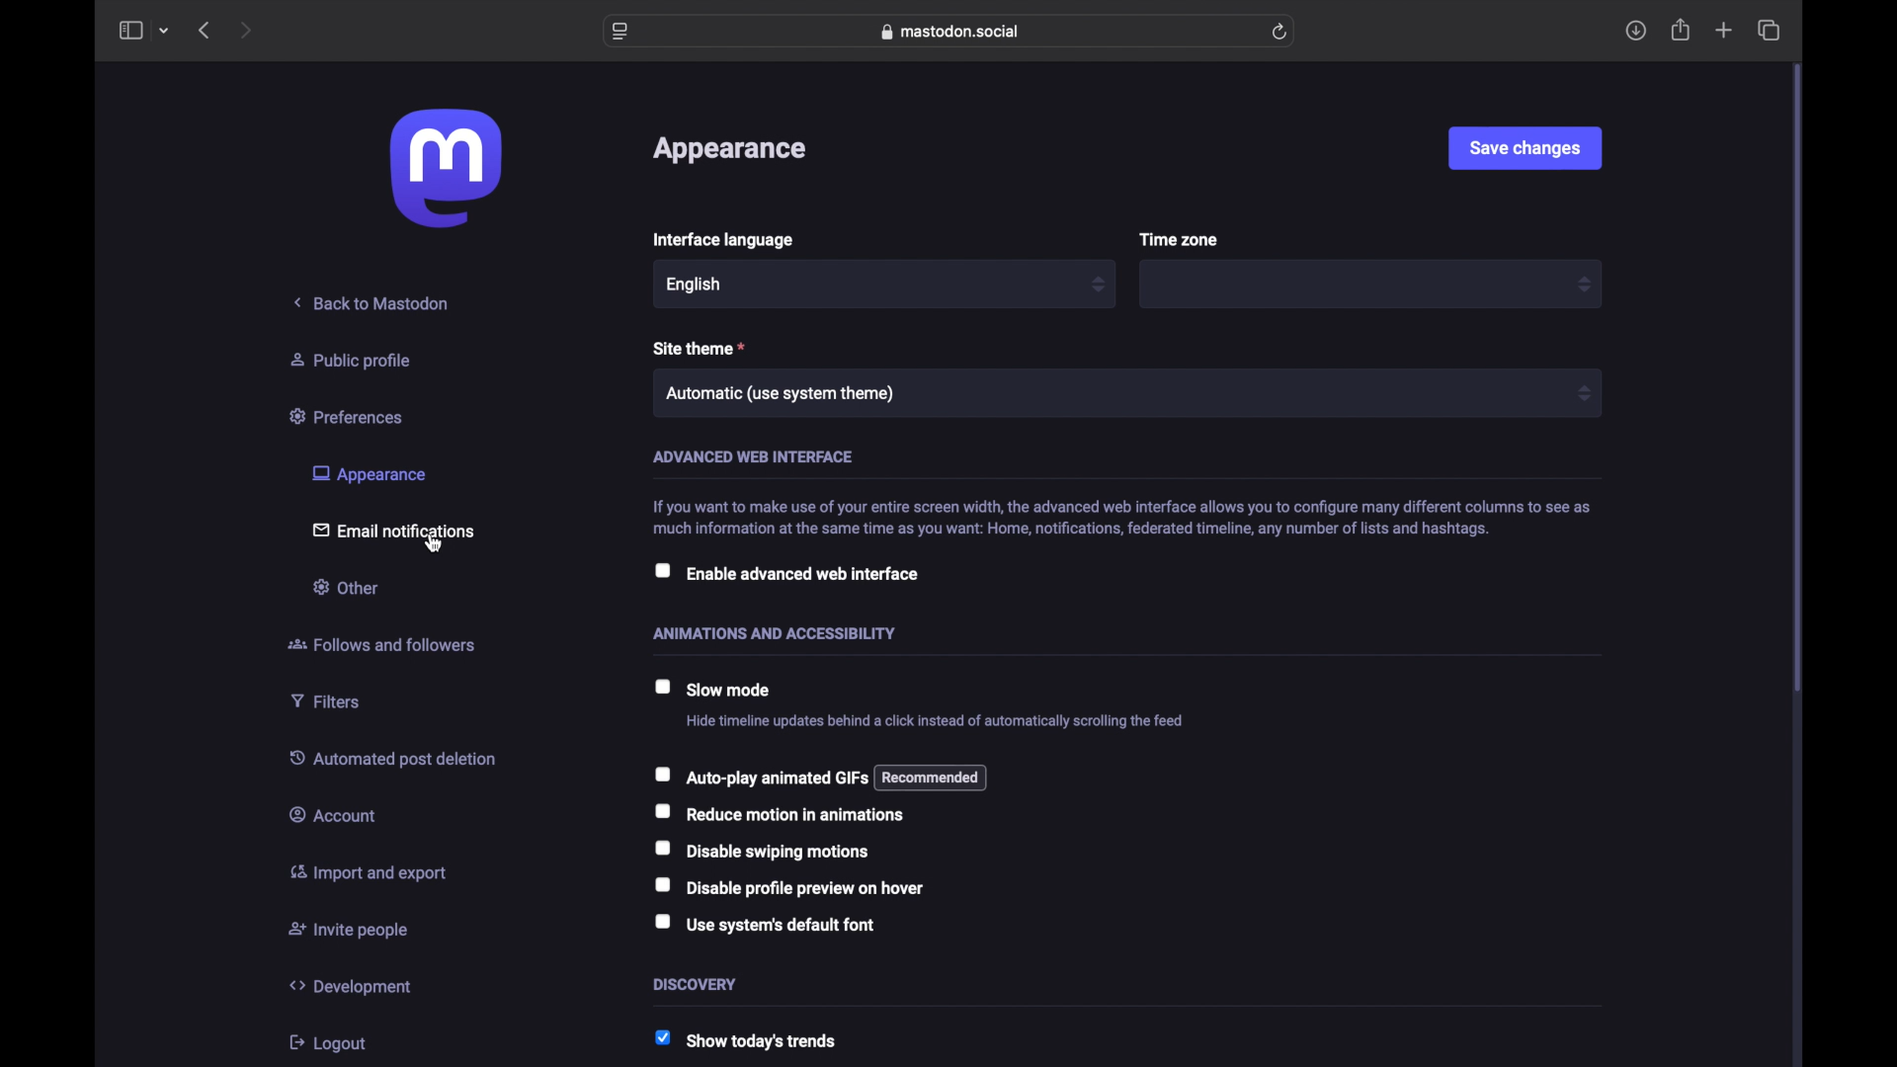  Describe the element at coordinates (784, 573) in the screenshot. I see `checkbox` at that location.